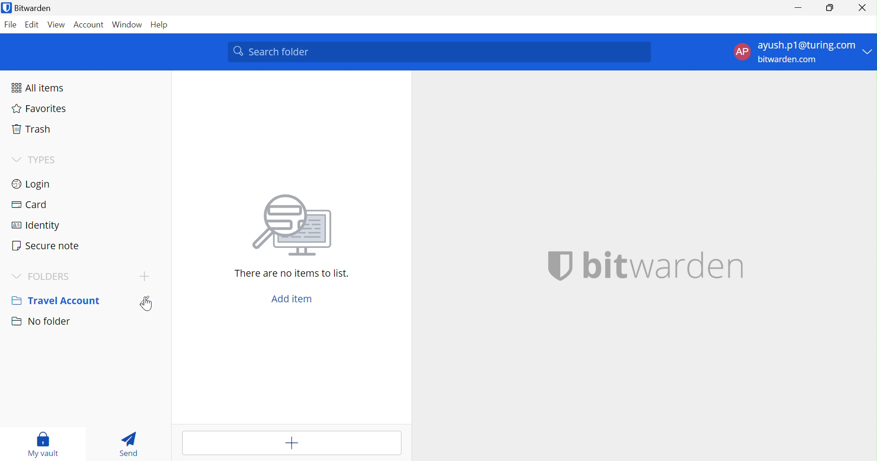  Describe the element at coordinates (148, 300) in the screenshot. I see `Edit` at that location.